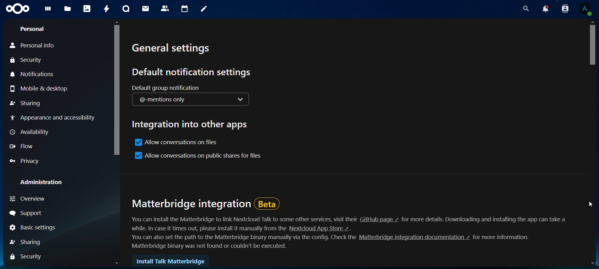 This screenshot has width=599, height=269. I want to click on default notification settings, so click(192, 72).